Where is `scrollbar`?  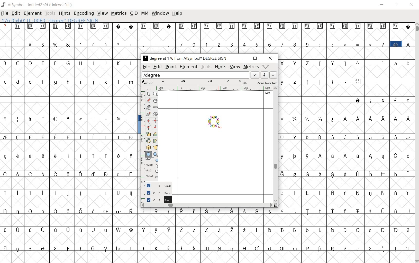
scrollbar is located at coordinates (275, 145).